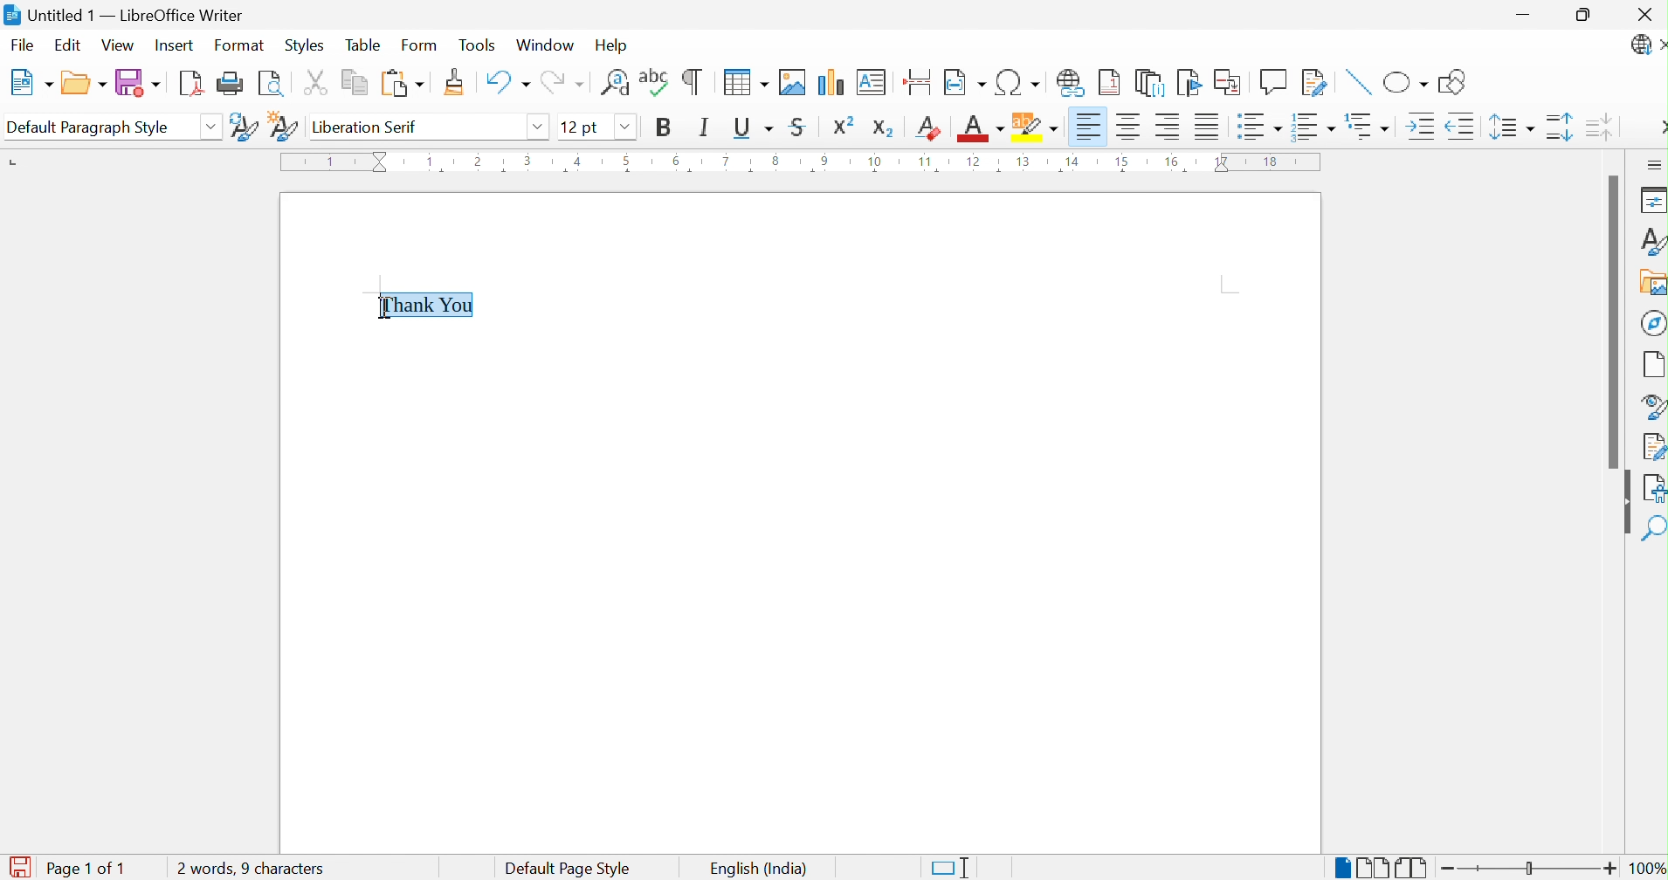  I want to click on Book View, so click(1413, 865).